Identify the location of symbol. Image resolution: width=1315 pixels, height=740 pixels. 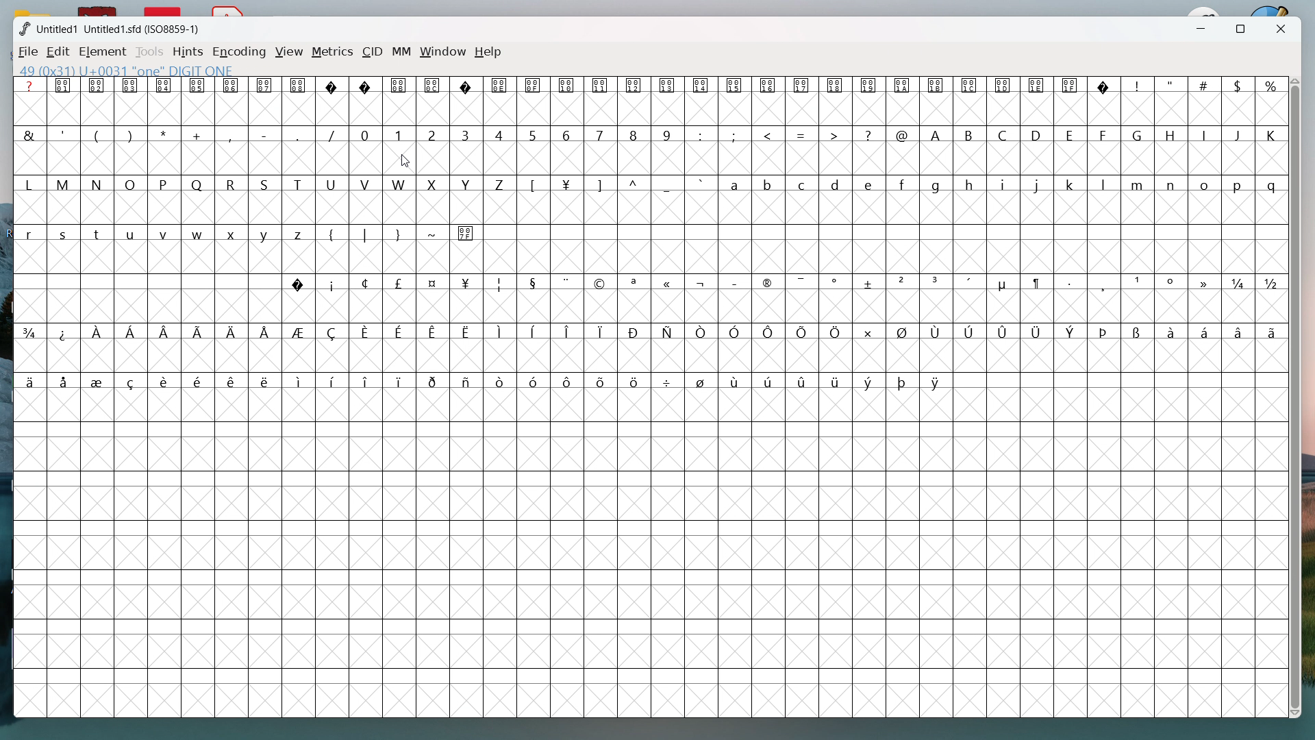
(468, 86).